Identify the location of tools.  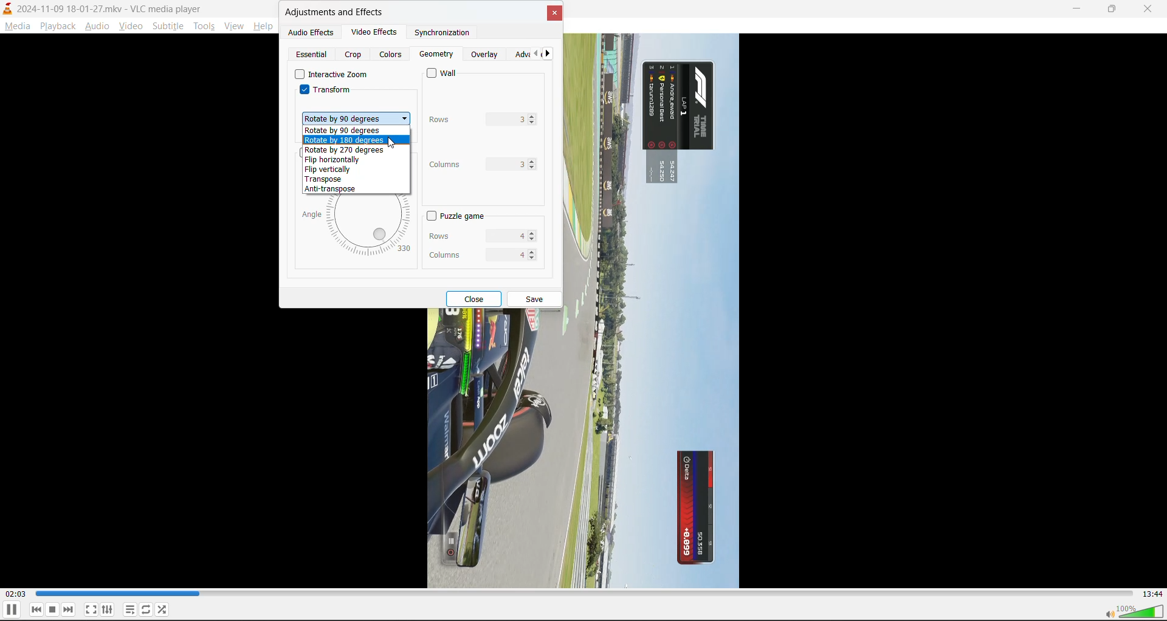
(205, 28).